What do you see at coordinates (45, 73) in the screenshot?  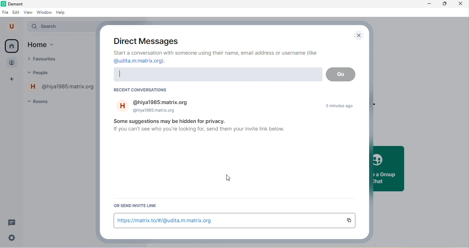 I see `people` at bounding box center [45, 73].